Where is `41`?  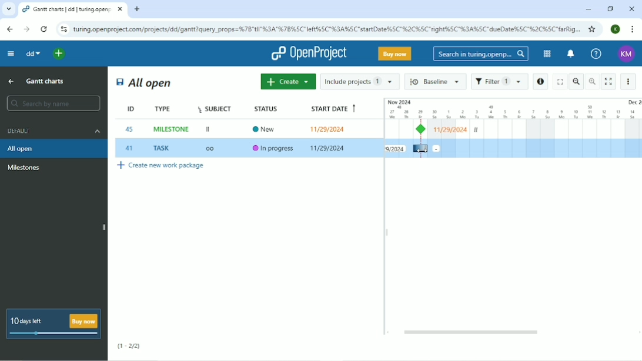
41 is located at coordinates (129, 148).